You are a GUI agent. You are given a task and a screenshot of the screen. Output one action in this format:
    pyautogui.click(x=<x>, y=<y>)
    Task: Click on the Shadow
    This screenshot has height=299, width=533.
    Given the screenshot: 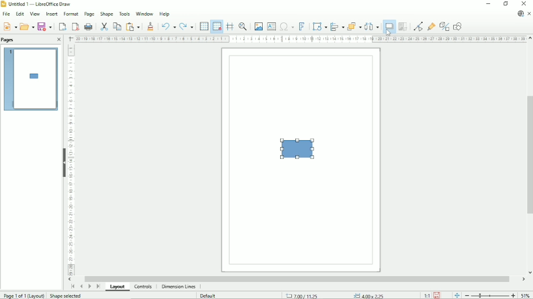 What is the action you would take?
    pyautogui.click(x=389, y=27)
    